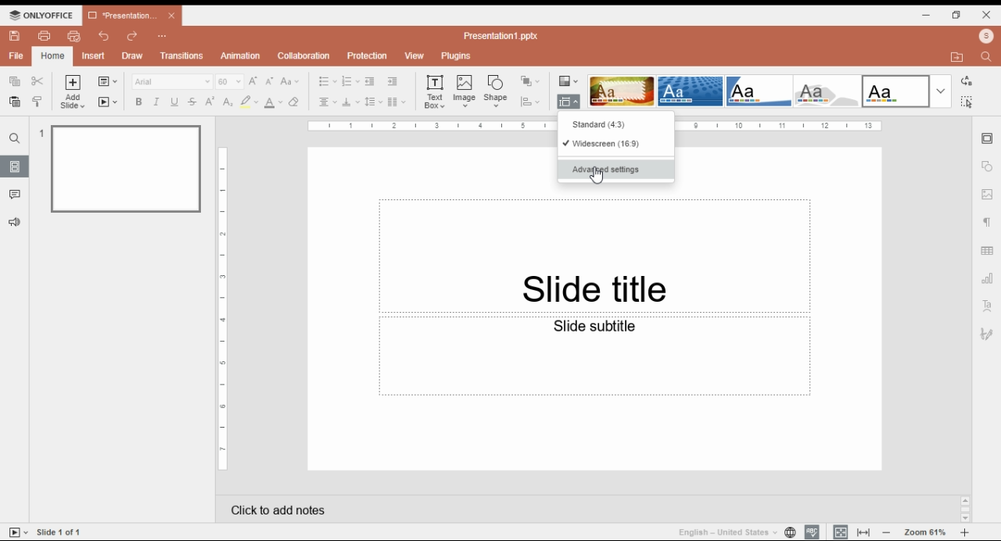 Image resolution: width=1001 pixels, height=541 pixels. I want to click on superscript, so click(210, 101).